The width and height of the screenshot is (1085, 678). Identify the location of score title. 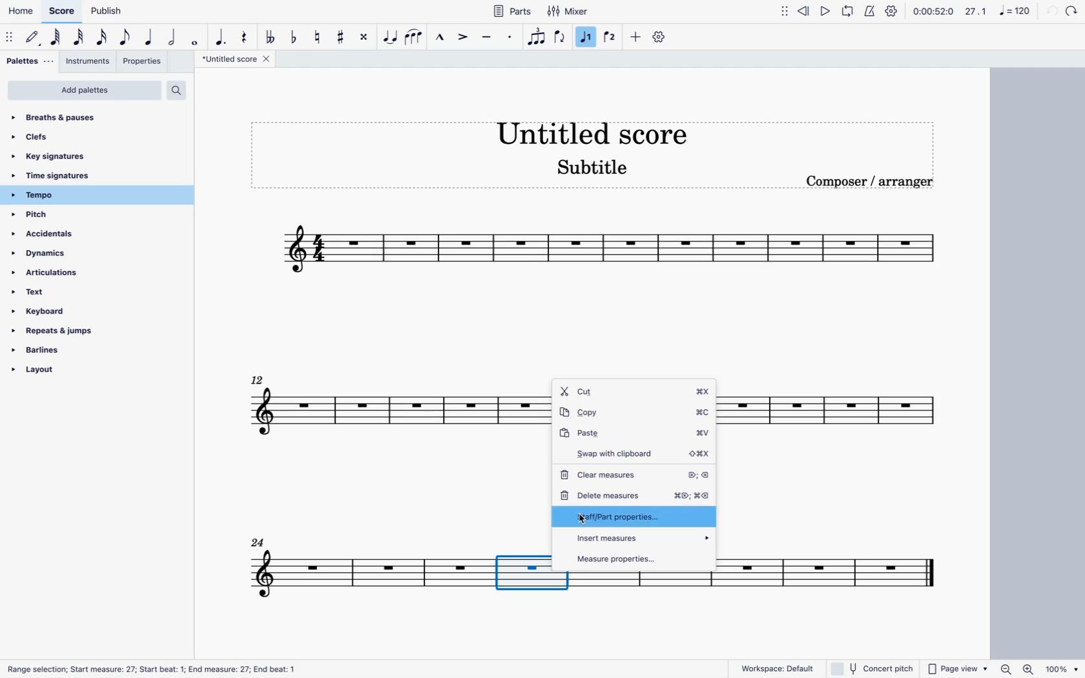
(589, 132).